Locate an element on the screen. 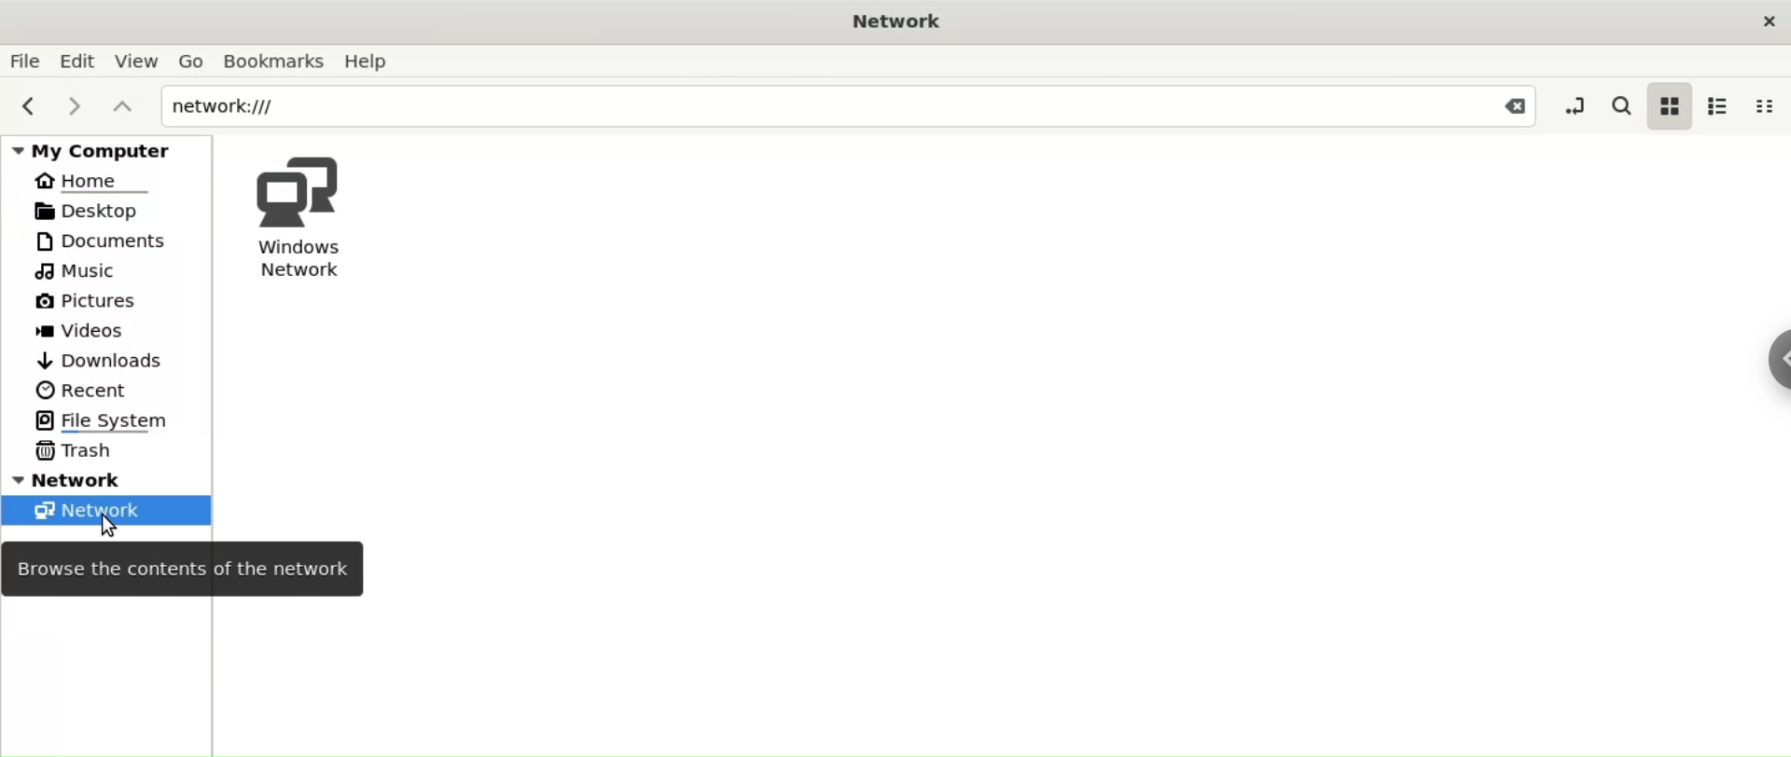 The image size is (1791, 757). close is located at coordinates (1754, 19).